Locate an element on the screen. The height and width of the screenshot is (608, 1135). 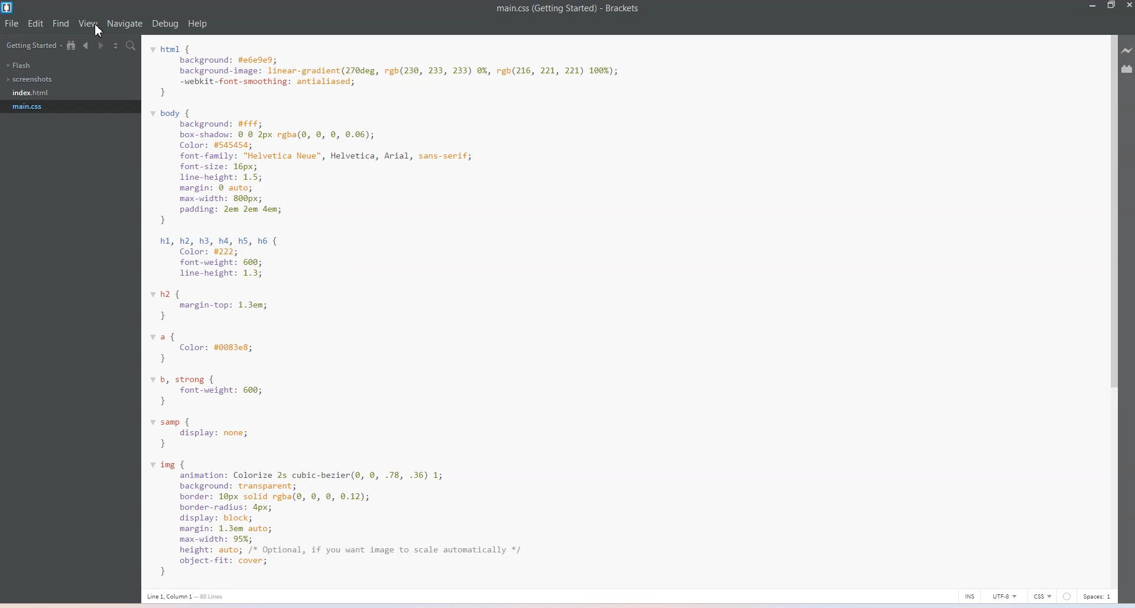
Find in files is located at coordinates (132, 47).